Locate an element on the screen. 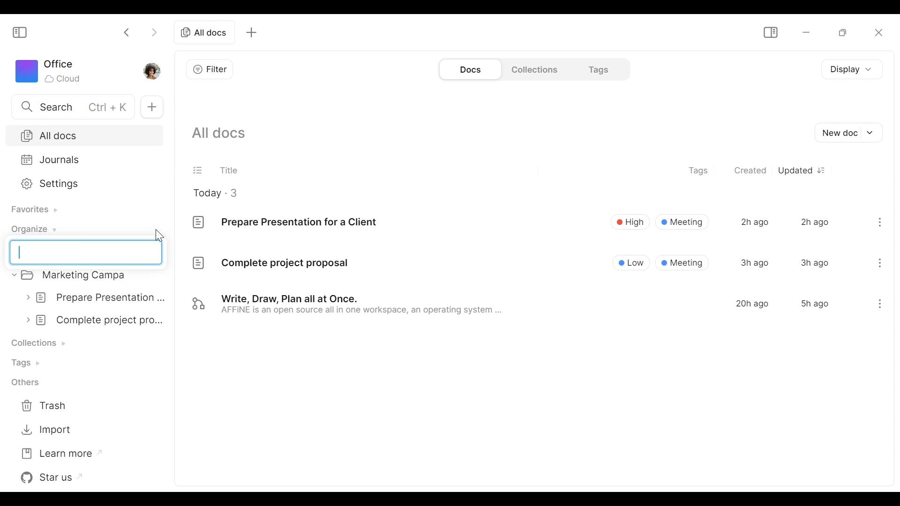  cursor pointer is located at coordinates (161, 235).